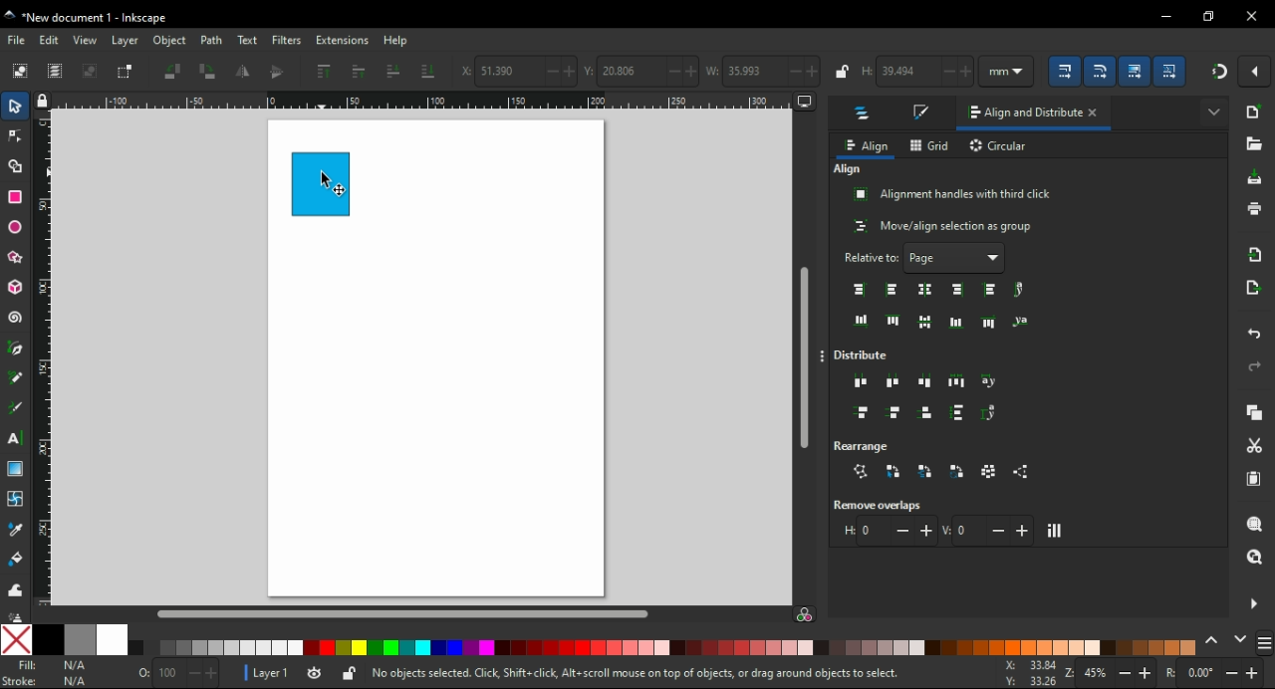 The image size is (1275, 689). What do you see at coordinates (883, 505) in the screenshot?
I see `remove overlaps` at bounding box center [883, 505].